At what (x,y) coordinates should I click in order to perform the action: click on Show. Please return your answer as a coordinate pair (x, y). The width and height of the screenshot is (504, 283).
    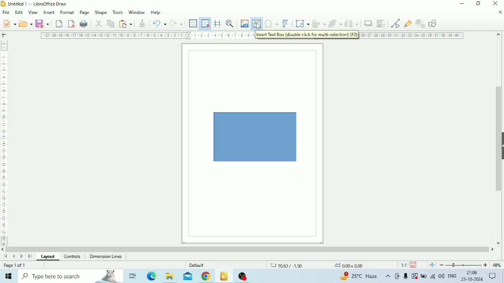
    Looking at the image, I should click on (501, 145).